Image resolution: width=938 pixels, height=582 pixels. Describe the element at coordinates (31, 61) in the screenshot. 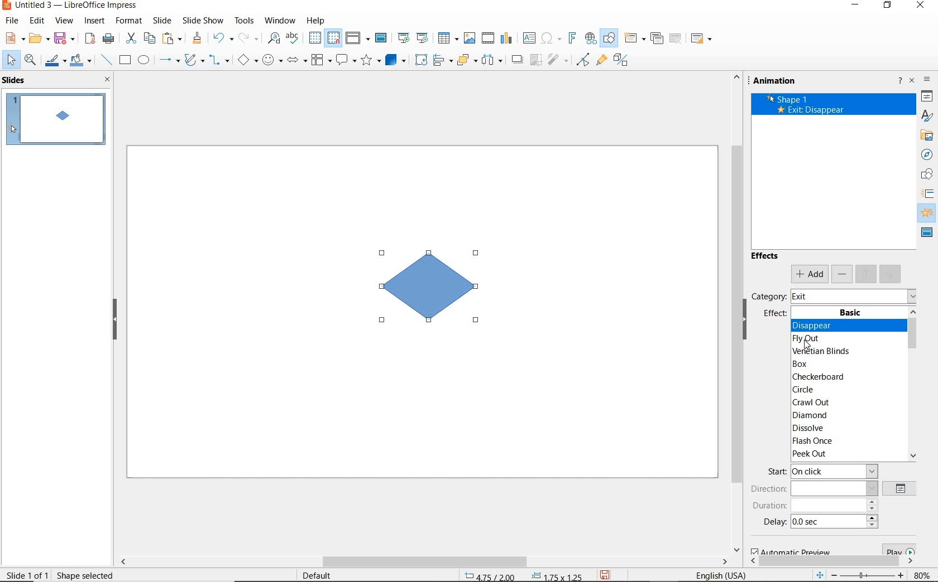

I see `zoom and pan` at that location.